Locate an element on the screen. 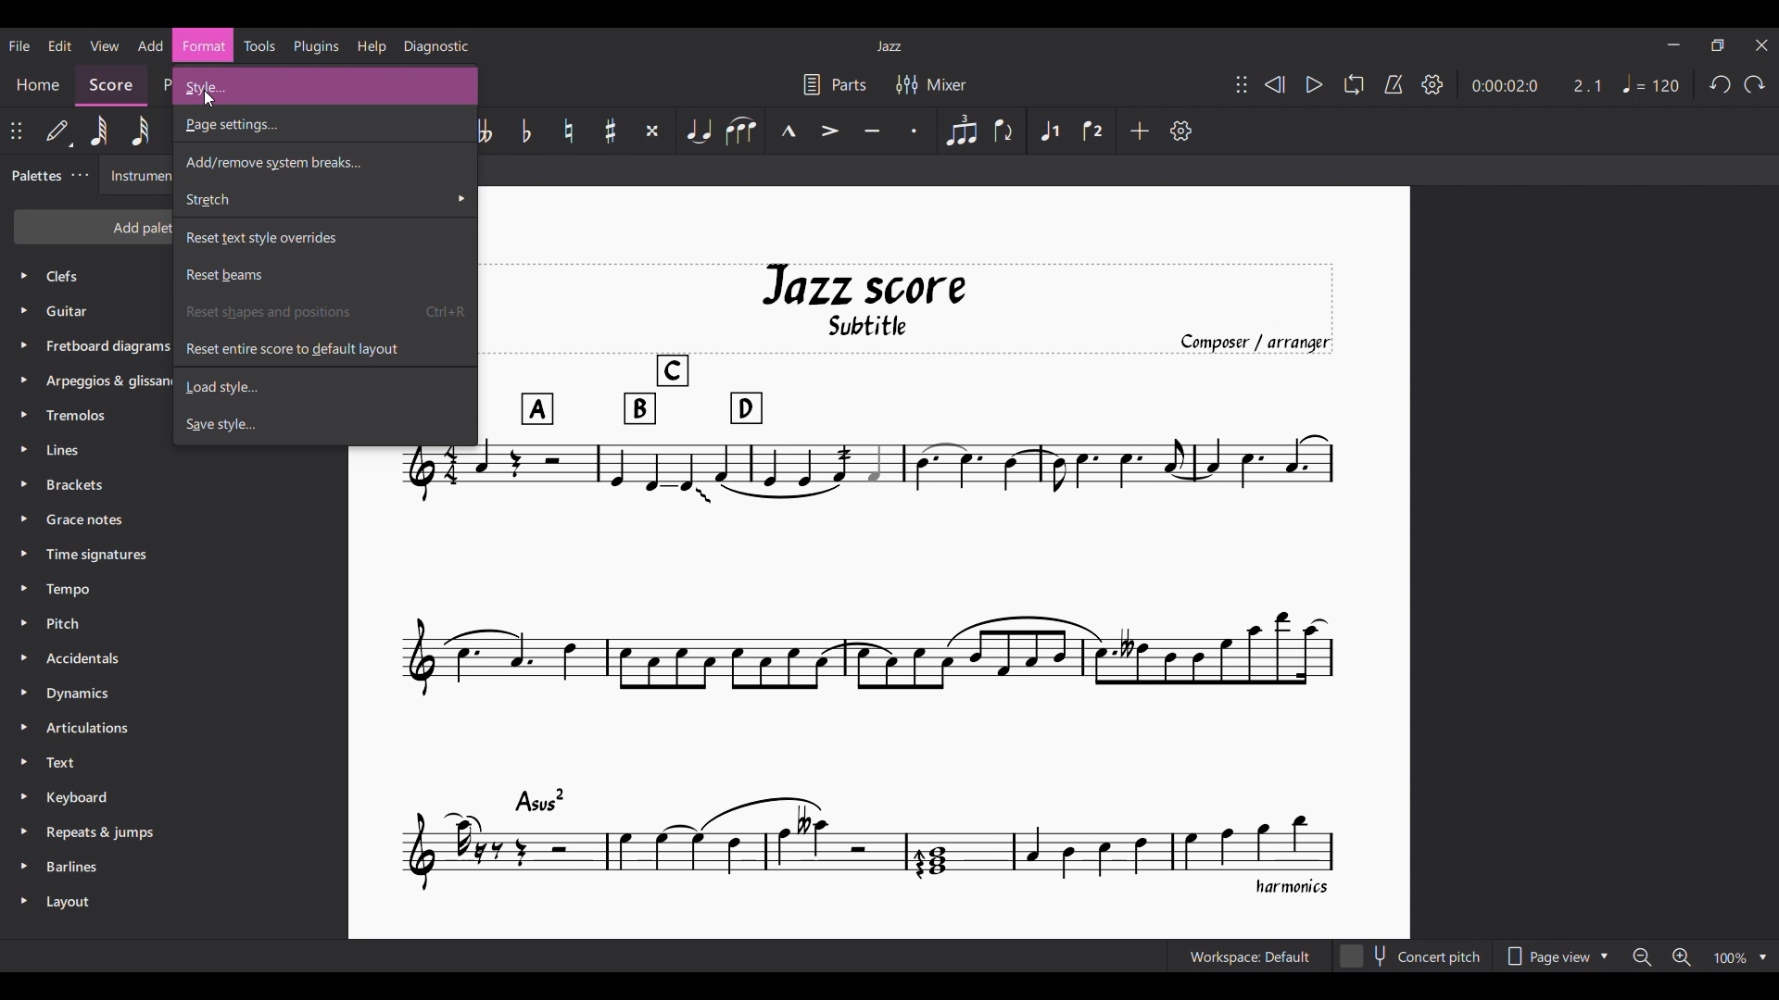  Redo is located at coordinates (1753, 84).